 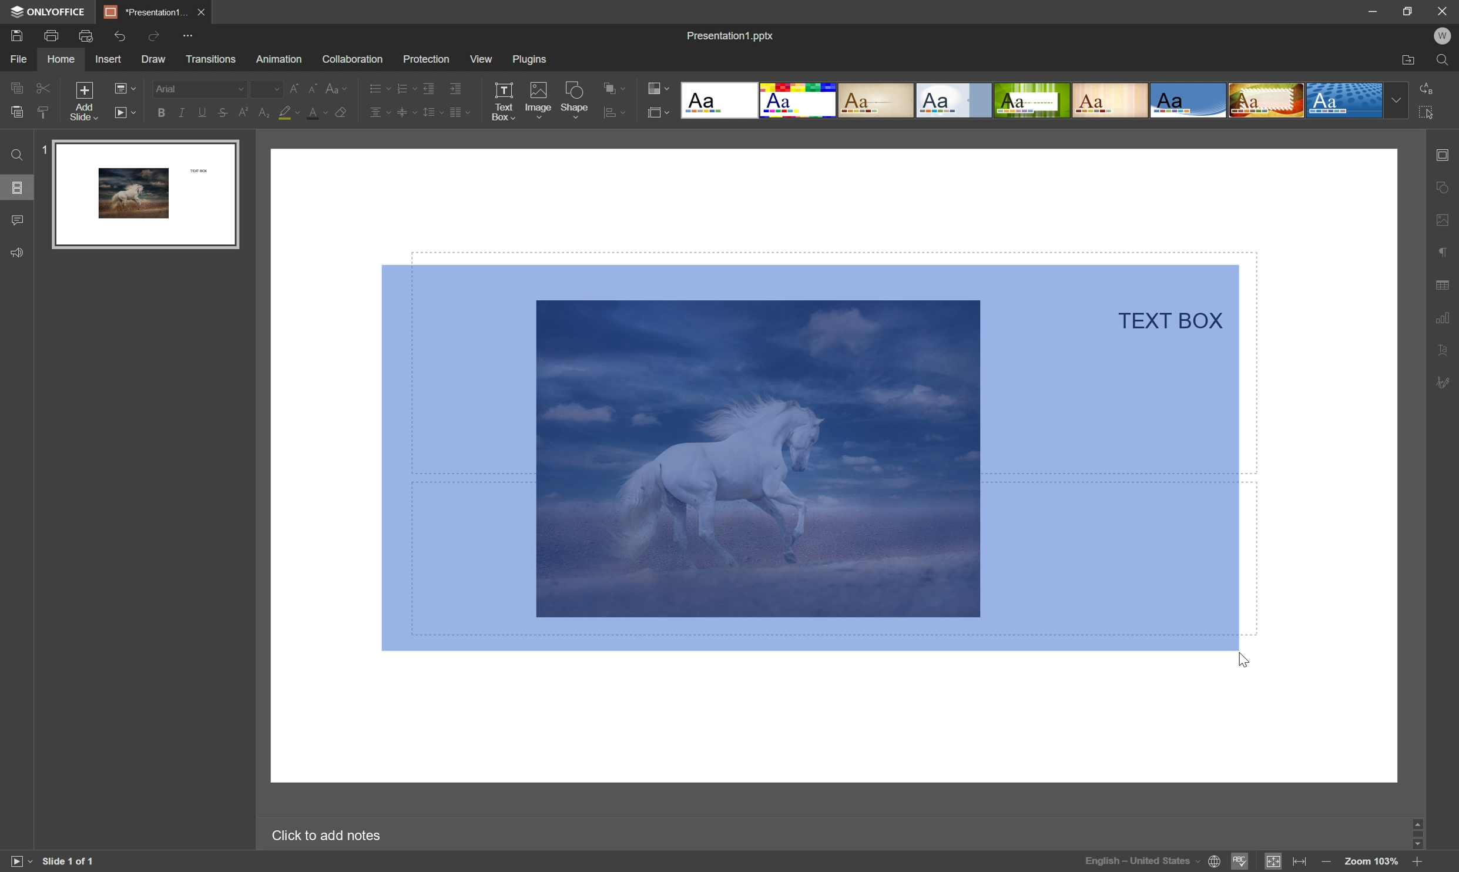 I want to click on Office, so click(x=1189, y=101).